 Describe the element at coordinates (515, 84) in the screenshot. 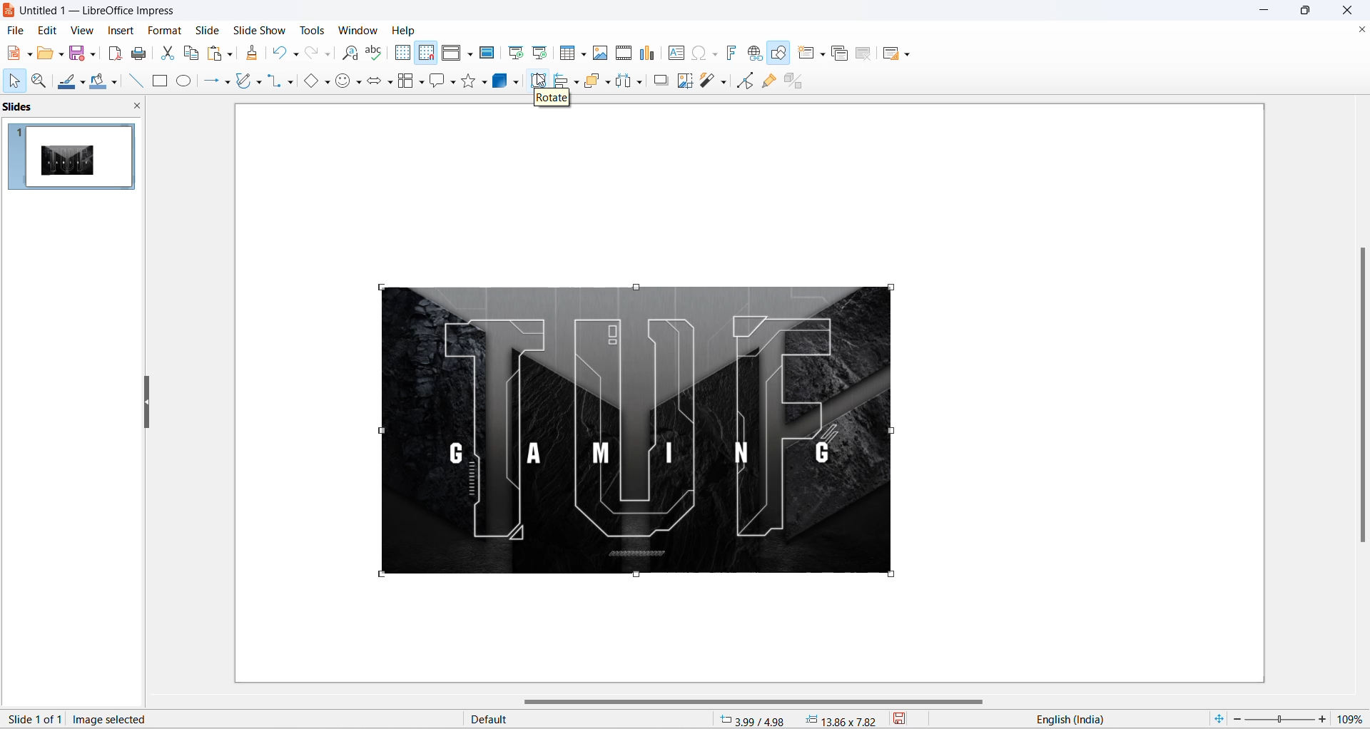

I see `3d object optiona` at that location.